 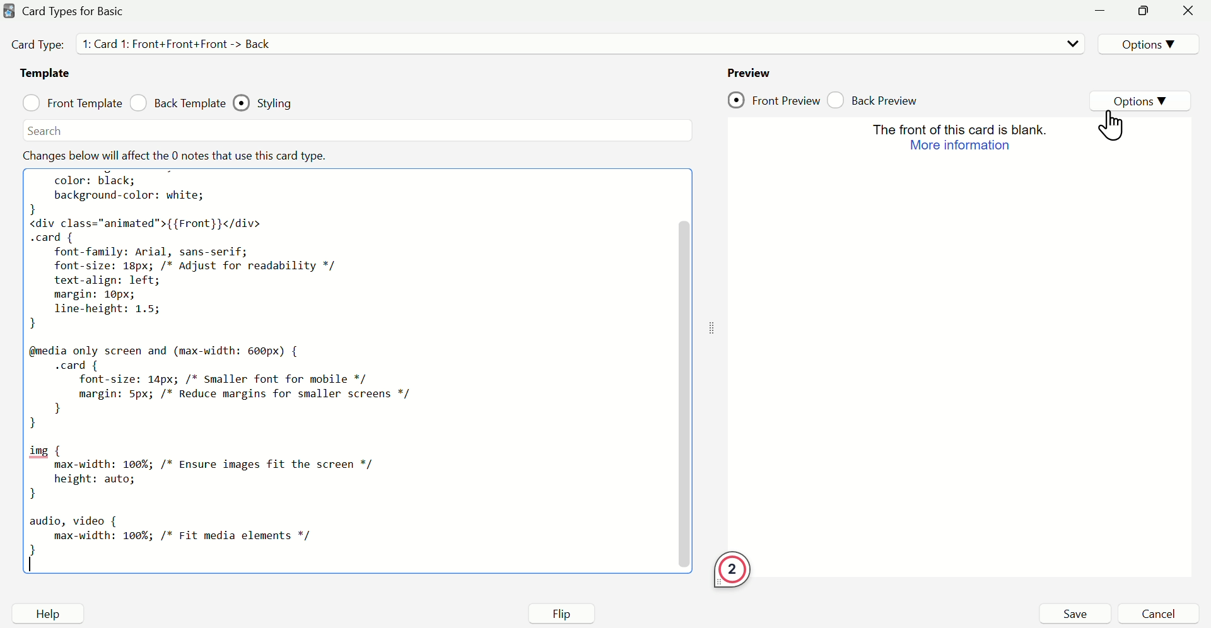 I want to click on 2, so click(x=734, y=574).